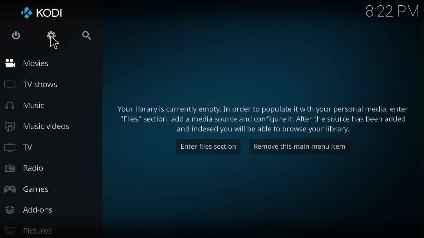 Image resolution: width=424 pixels, height=238 pixels. I want to click on text, so click(267, 118).